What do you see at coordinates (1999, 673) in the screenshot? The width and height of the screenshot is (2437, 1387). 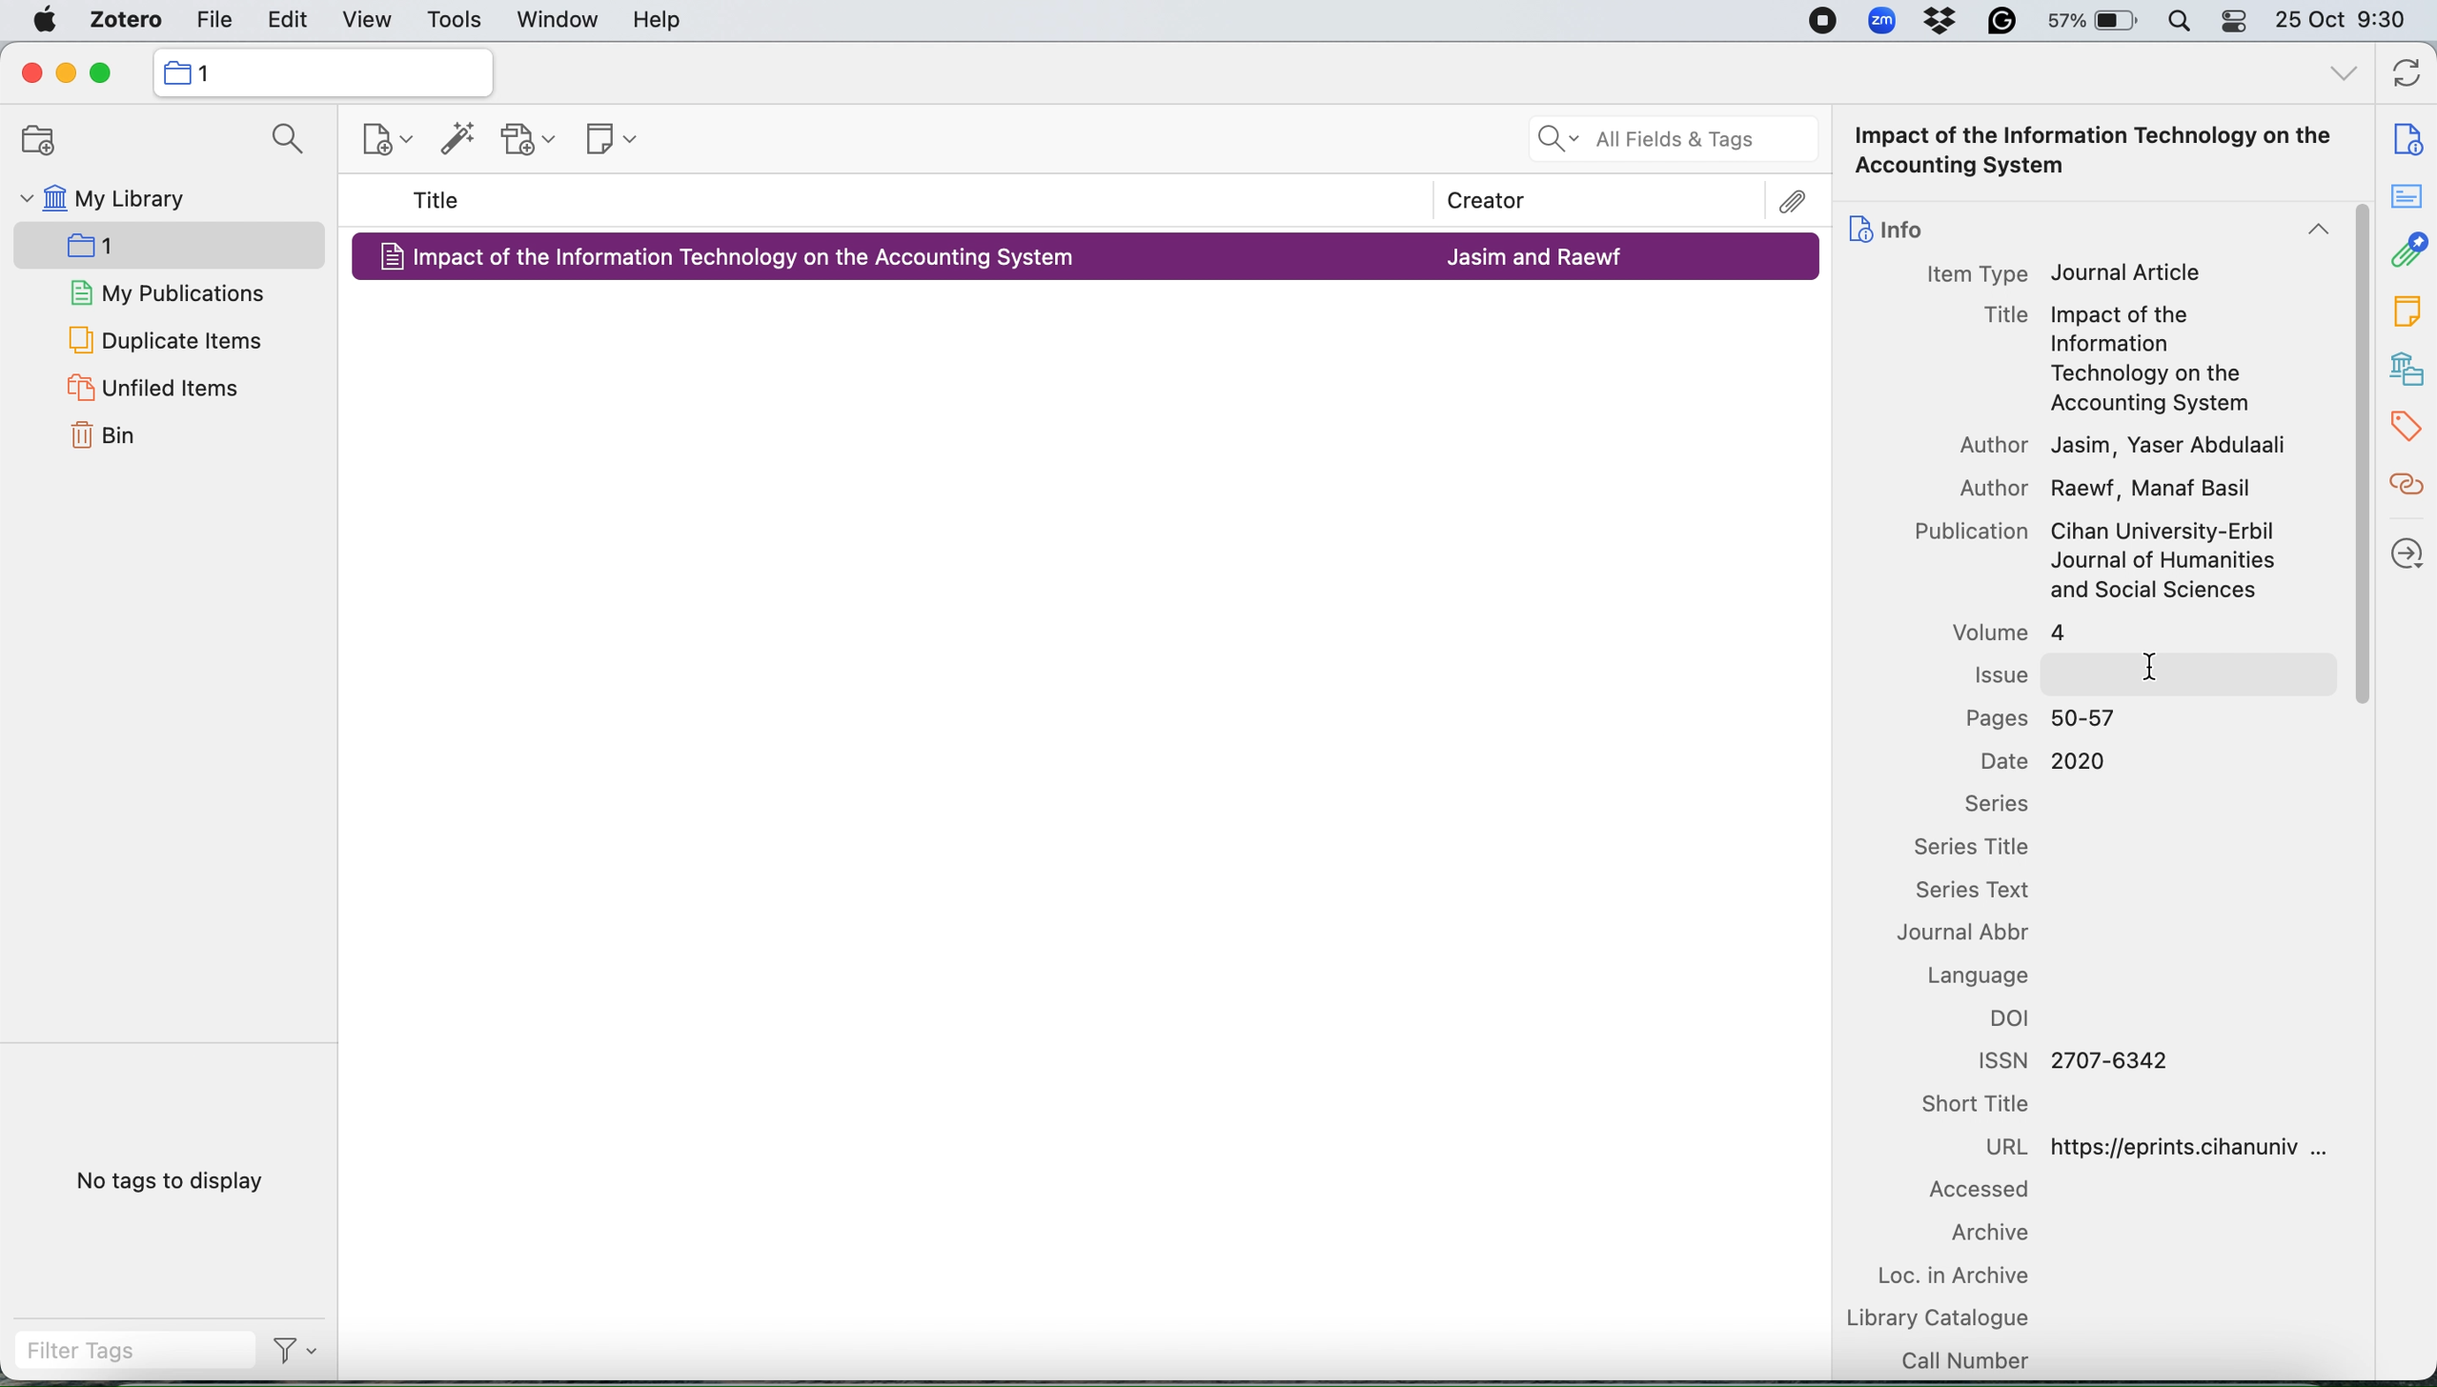 I see `issue` at bounding box center [1999, 673].